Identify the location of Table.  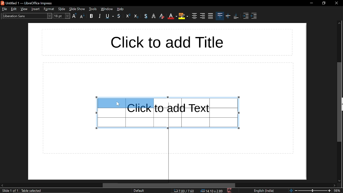
(125, 120).